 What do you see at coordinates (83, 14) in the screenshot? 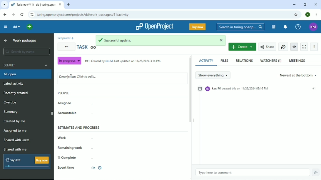
I see `turing.openproject.com/projects/dd/work_packages/42/activity` at bounding box center [83, 14].